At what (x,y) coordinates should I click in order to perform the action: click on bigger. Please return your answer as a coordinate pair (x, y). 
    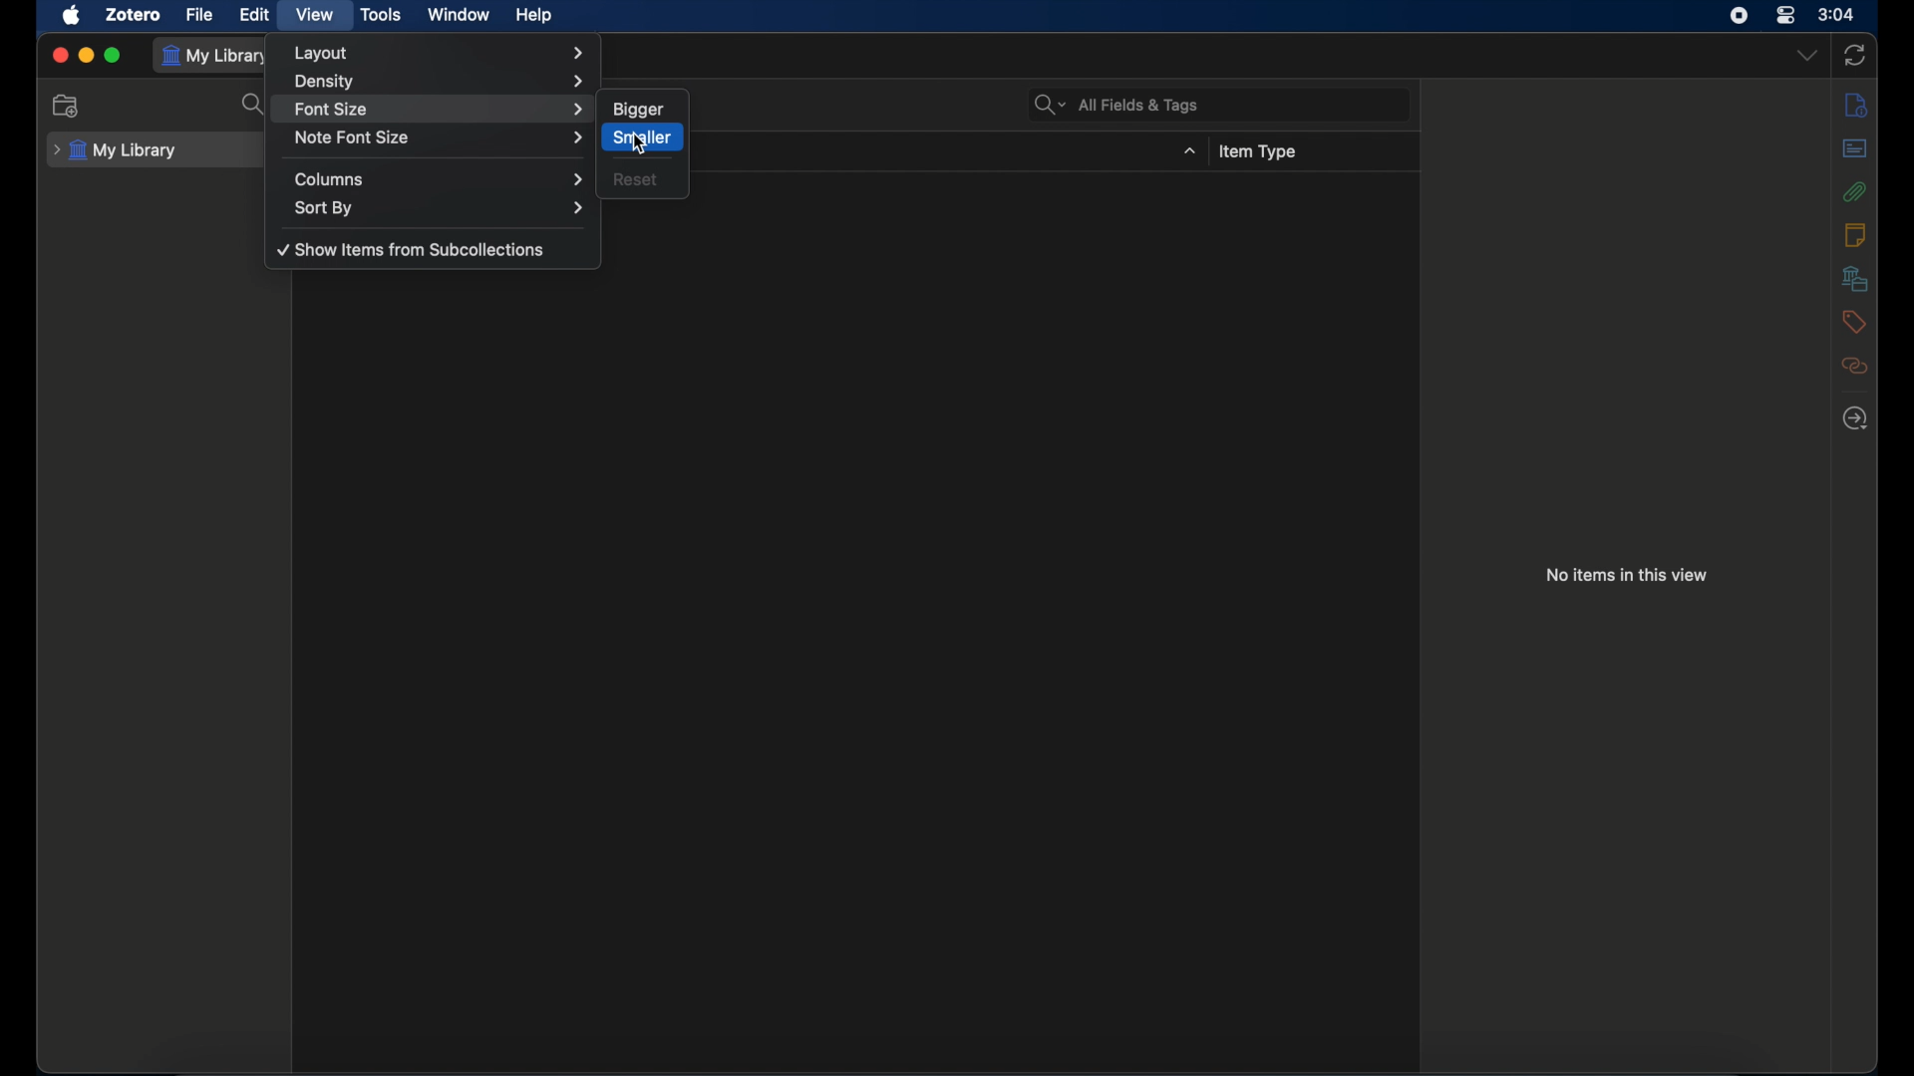
    Looking at the image, I should click on (638, 109).